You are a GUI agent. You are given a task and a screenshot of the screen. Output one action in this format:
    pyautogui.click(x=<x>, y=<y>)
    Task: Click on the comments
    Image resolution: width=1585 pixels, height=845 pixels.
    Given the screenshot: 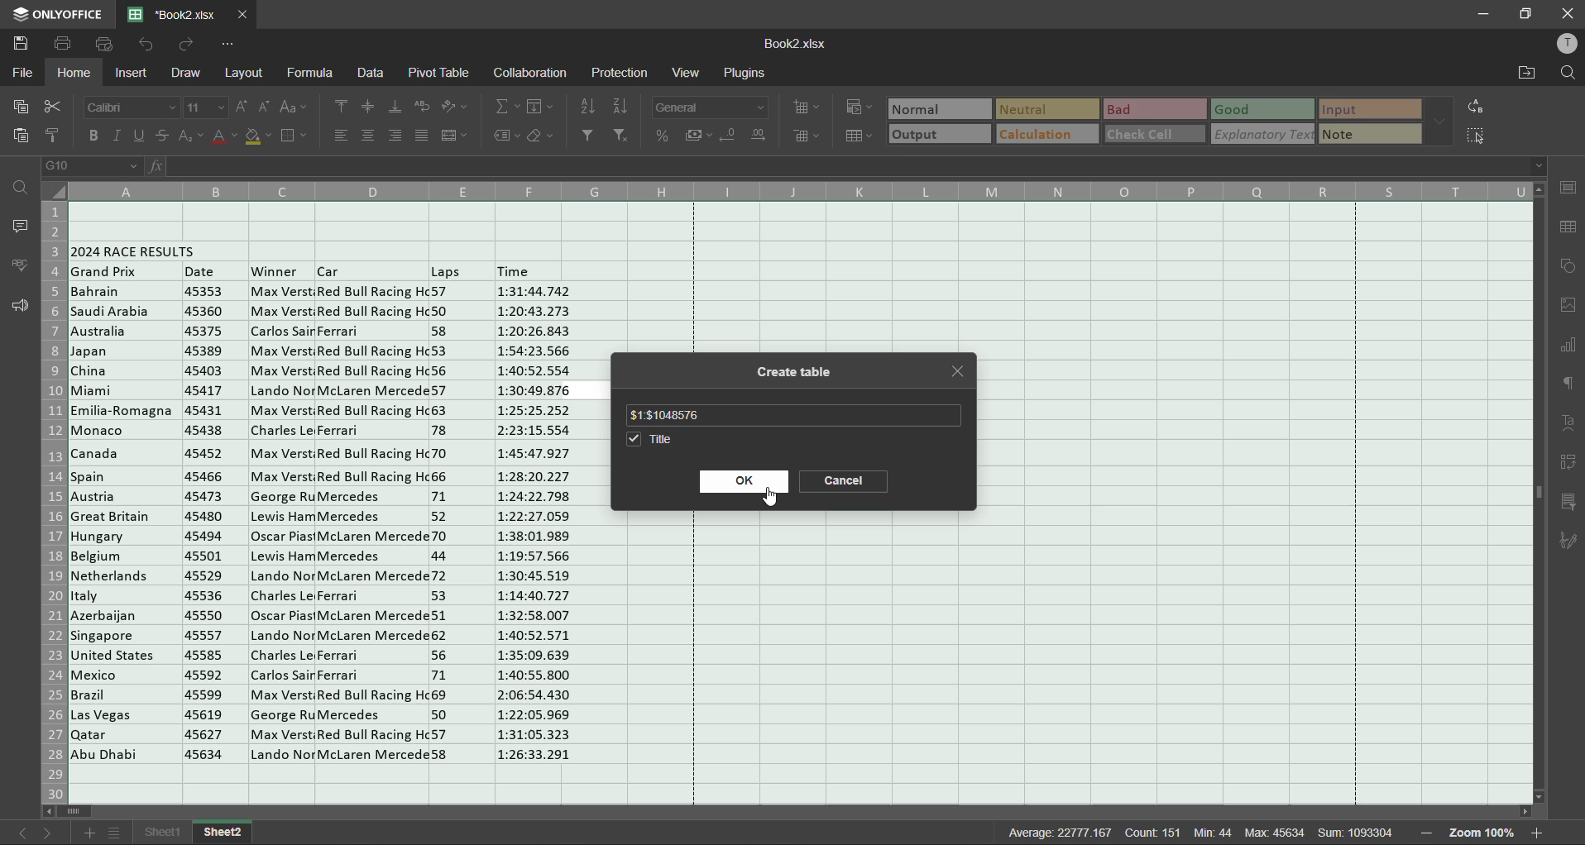 What is the action you would take?
    pyautogui.click(x=21, y=227)
    